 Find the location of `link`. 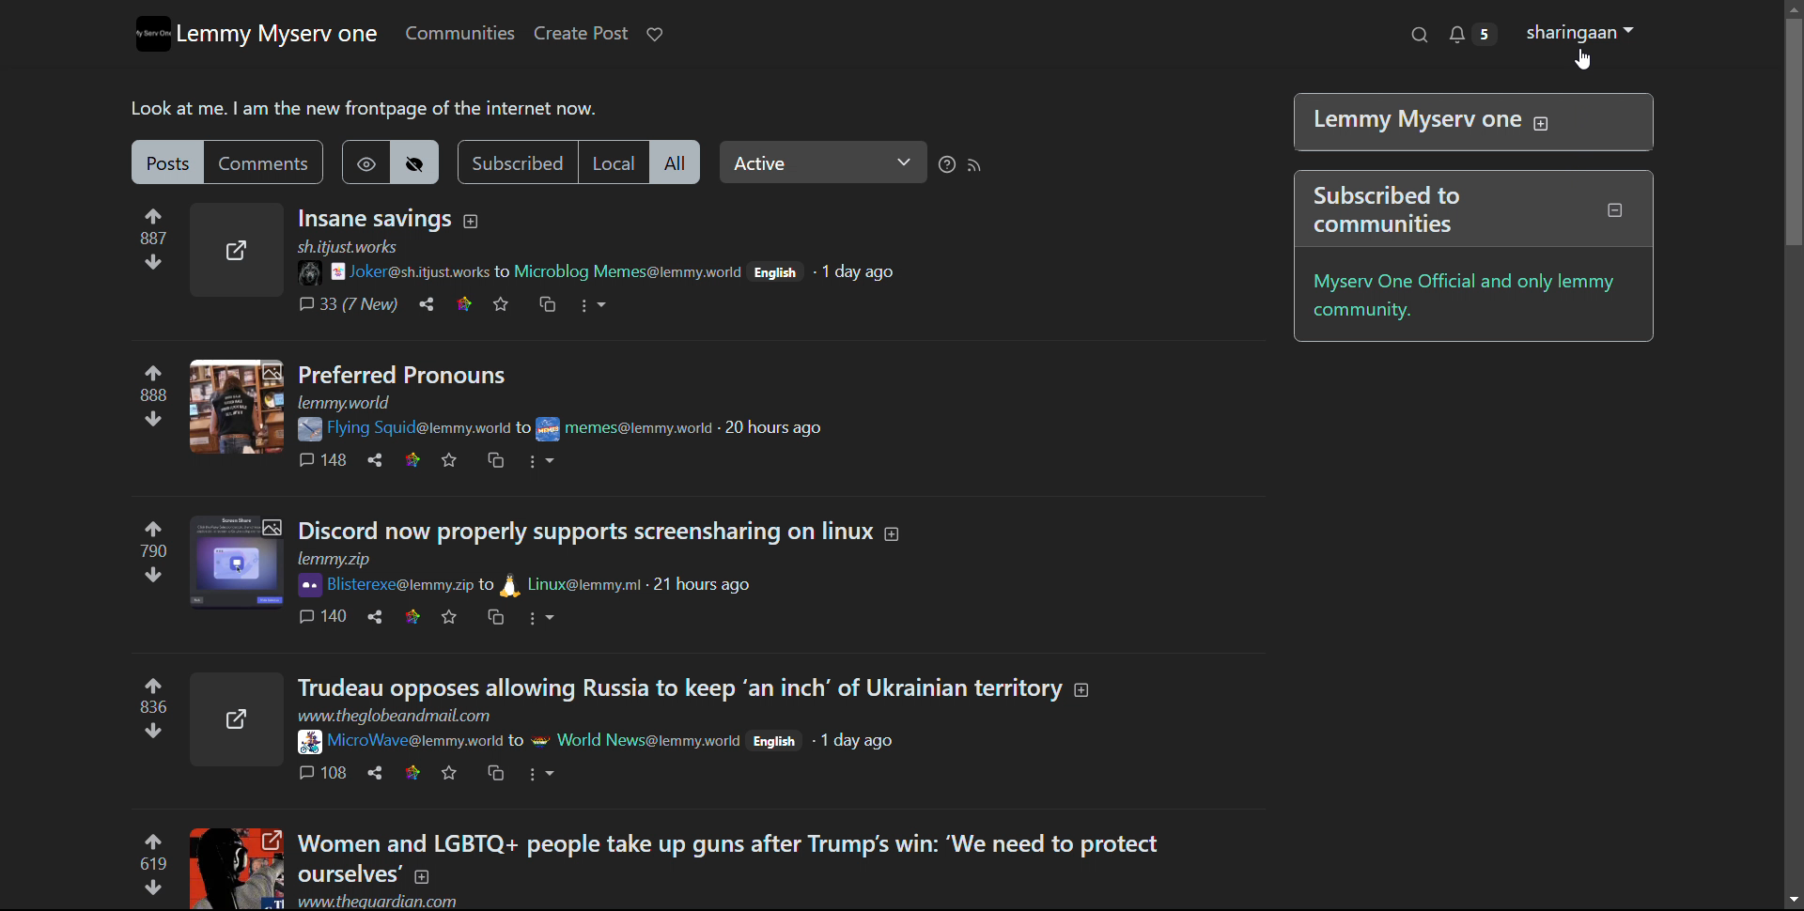

link is located at coordinates (412, 617).